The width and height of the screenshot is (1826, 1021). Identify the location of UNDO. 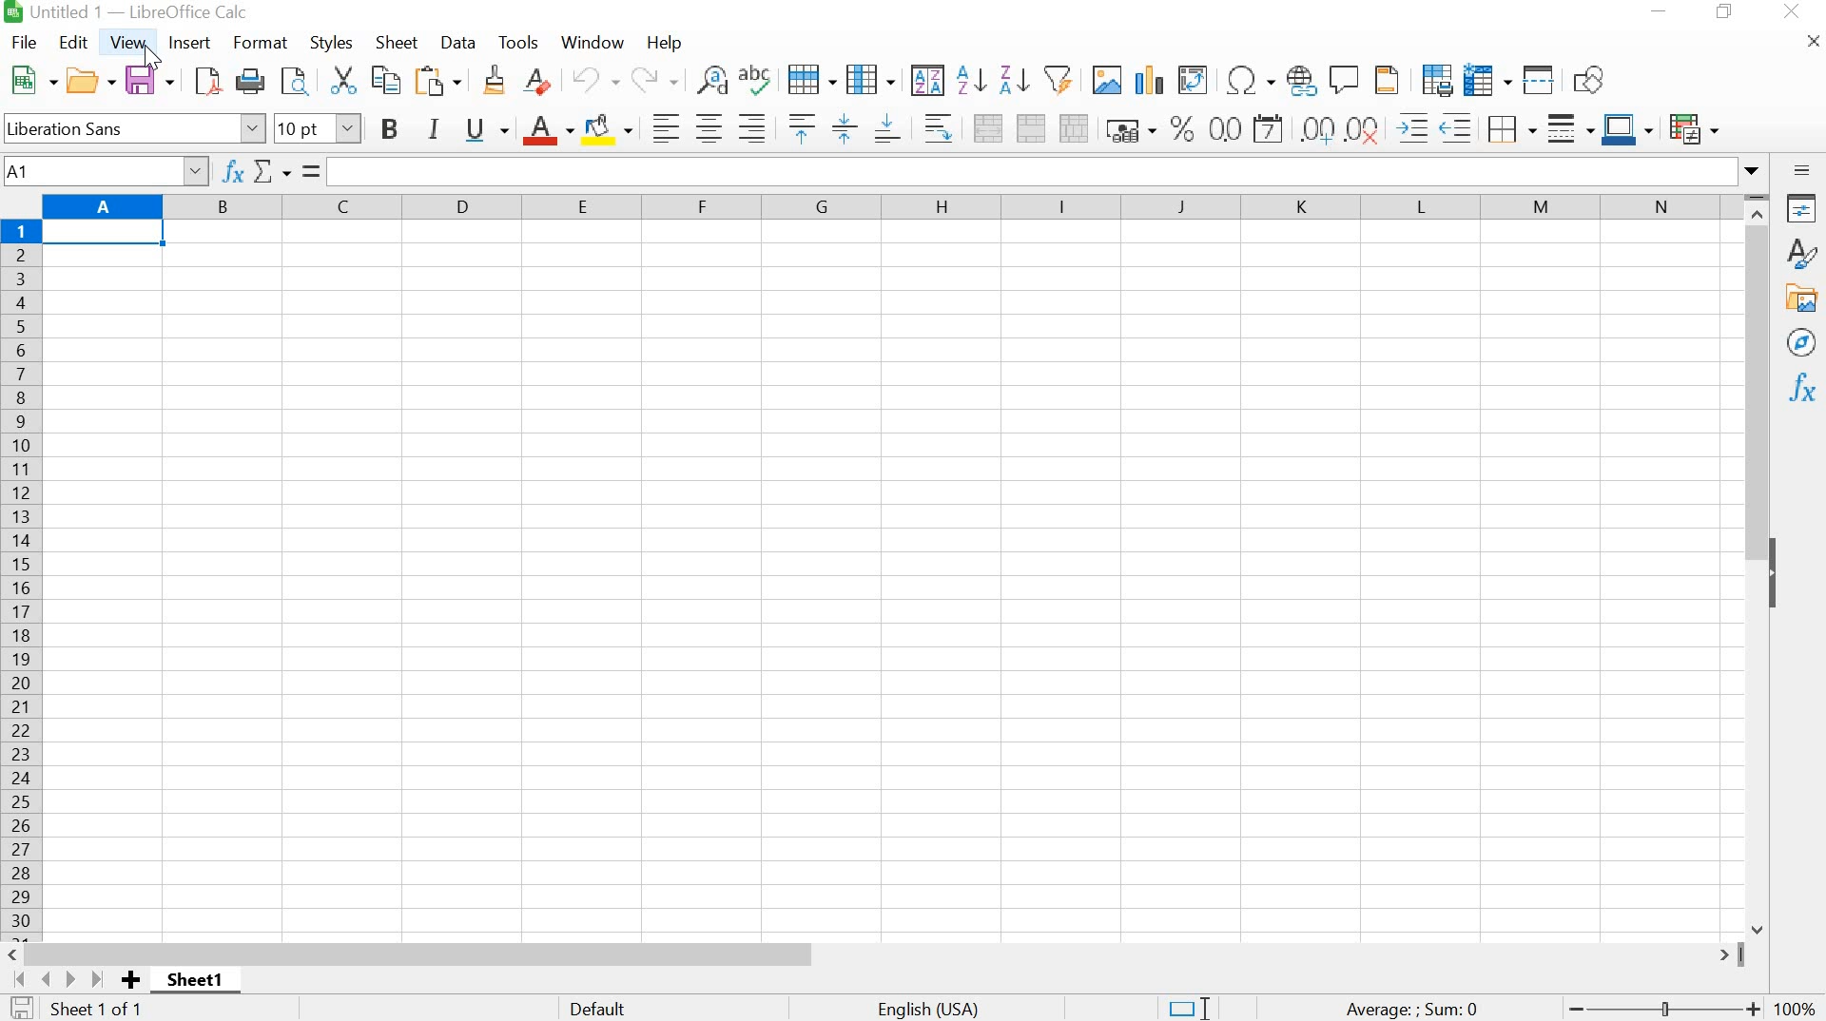
(597, 81).